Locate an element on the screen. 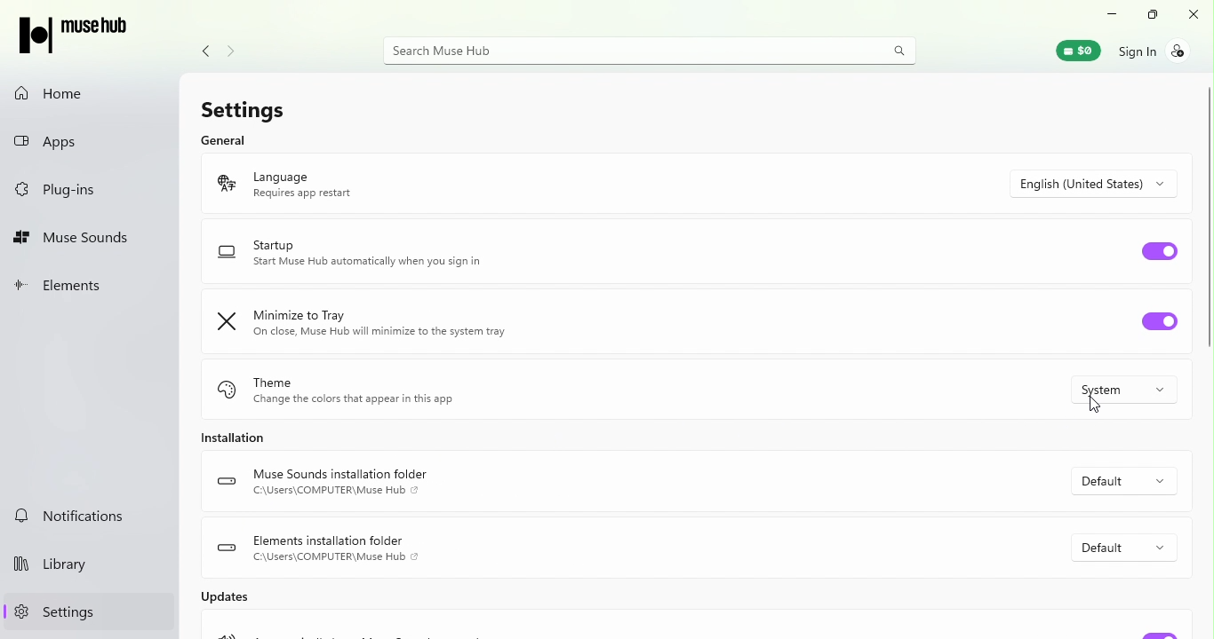  Toggle startup is located at coordinates (1161, 251).